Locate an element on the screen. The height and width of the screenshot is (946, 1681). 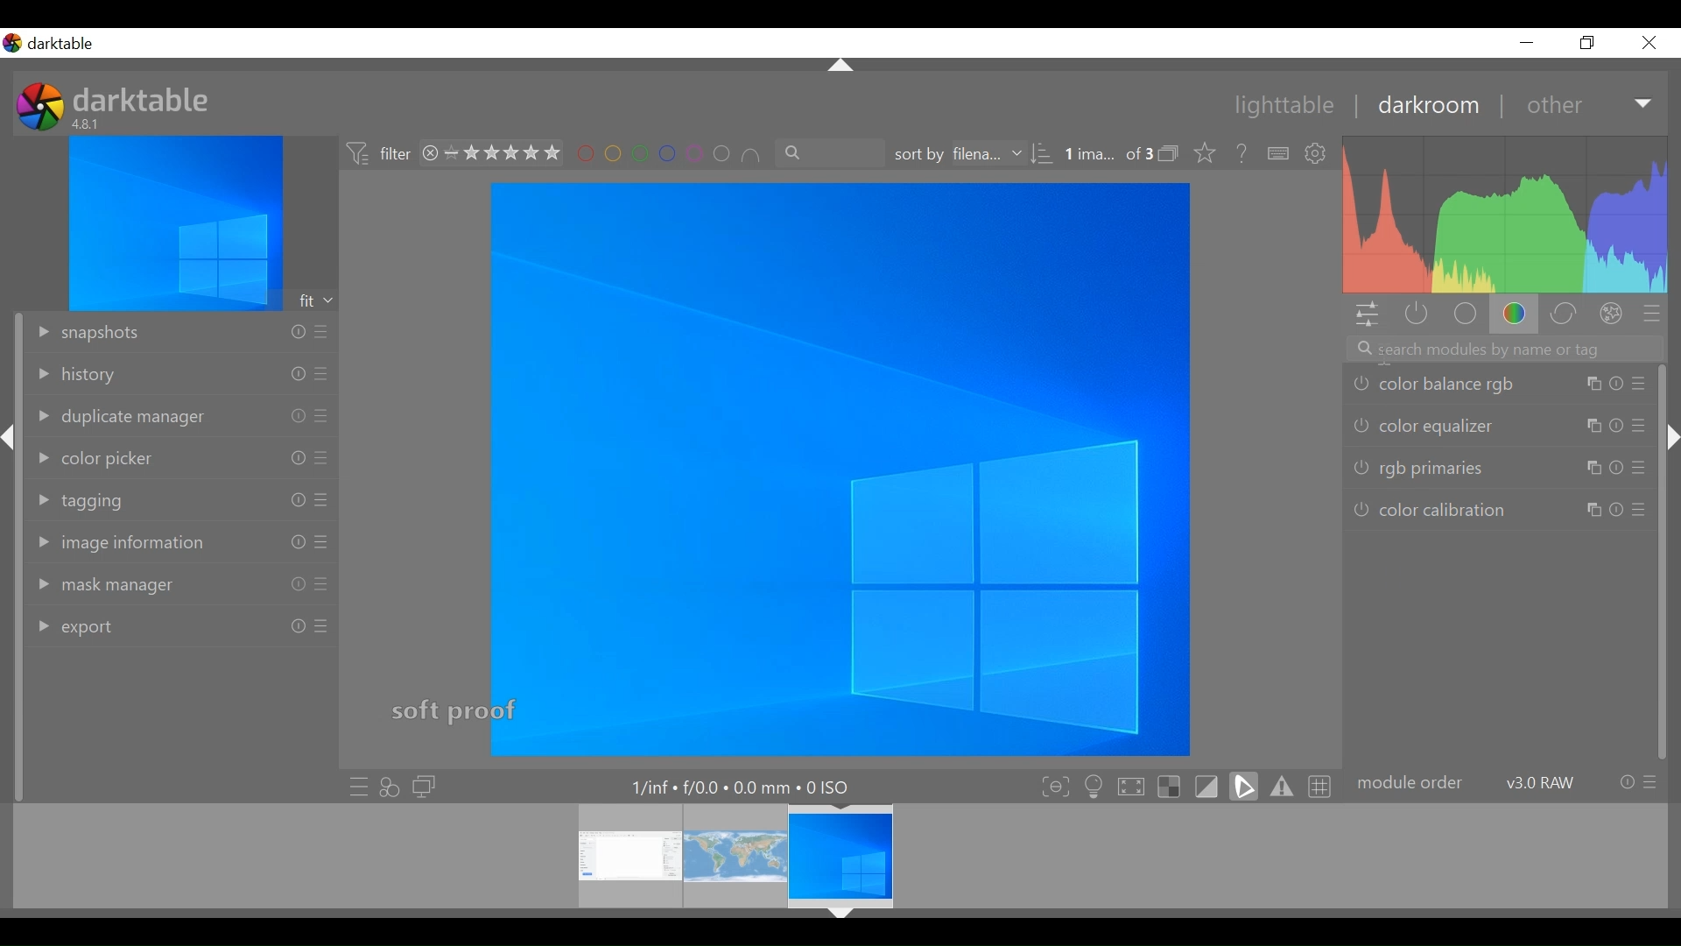
toggle gamut checking is located at coordinates (1281, 787).